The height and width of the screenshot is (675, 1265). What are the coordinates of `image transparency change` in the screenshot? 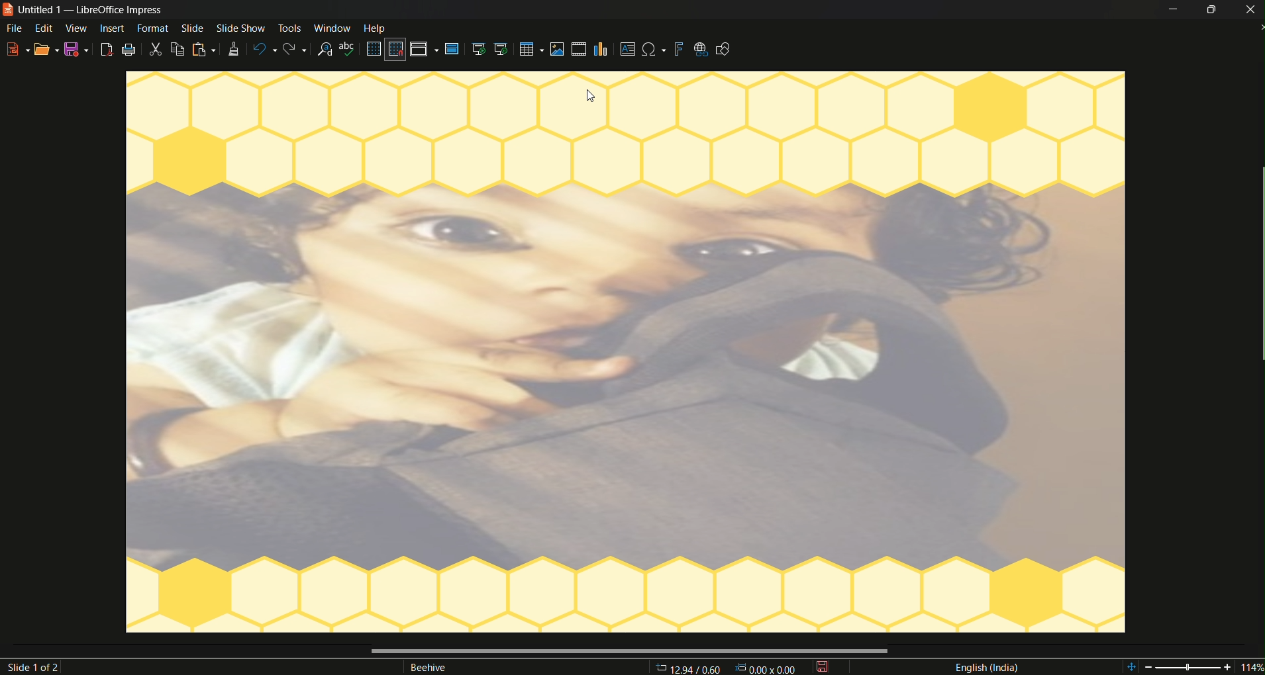 It's located at (628, 376).